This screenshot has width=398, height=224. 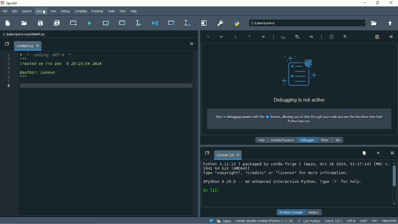 I want to click on IPython console, so click(x=290, y=212).